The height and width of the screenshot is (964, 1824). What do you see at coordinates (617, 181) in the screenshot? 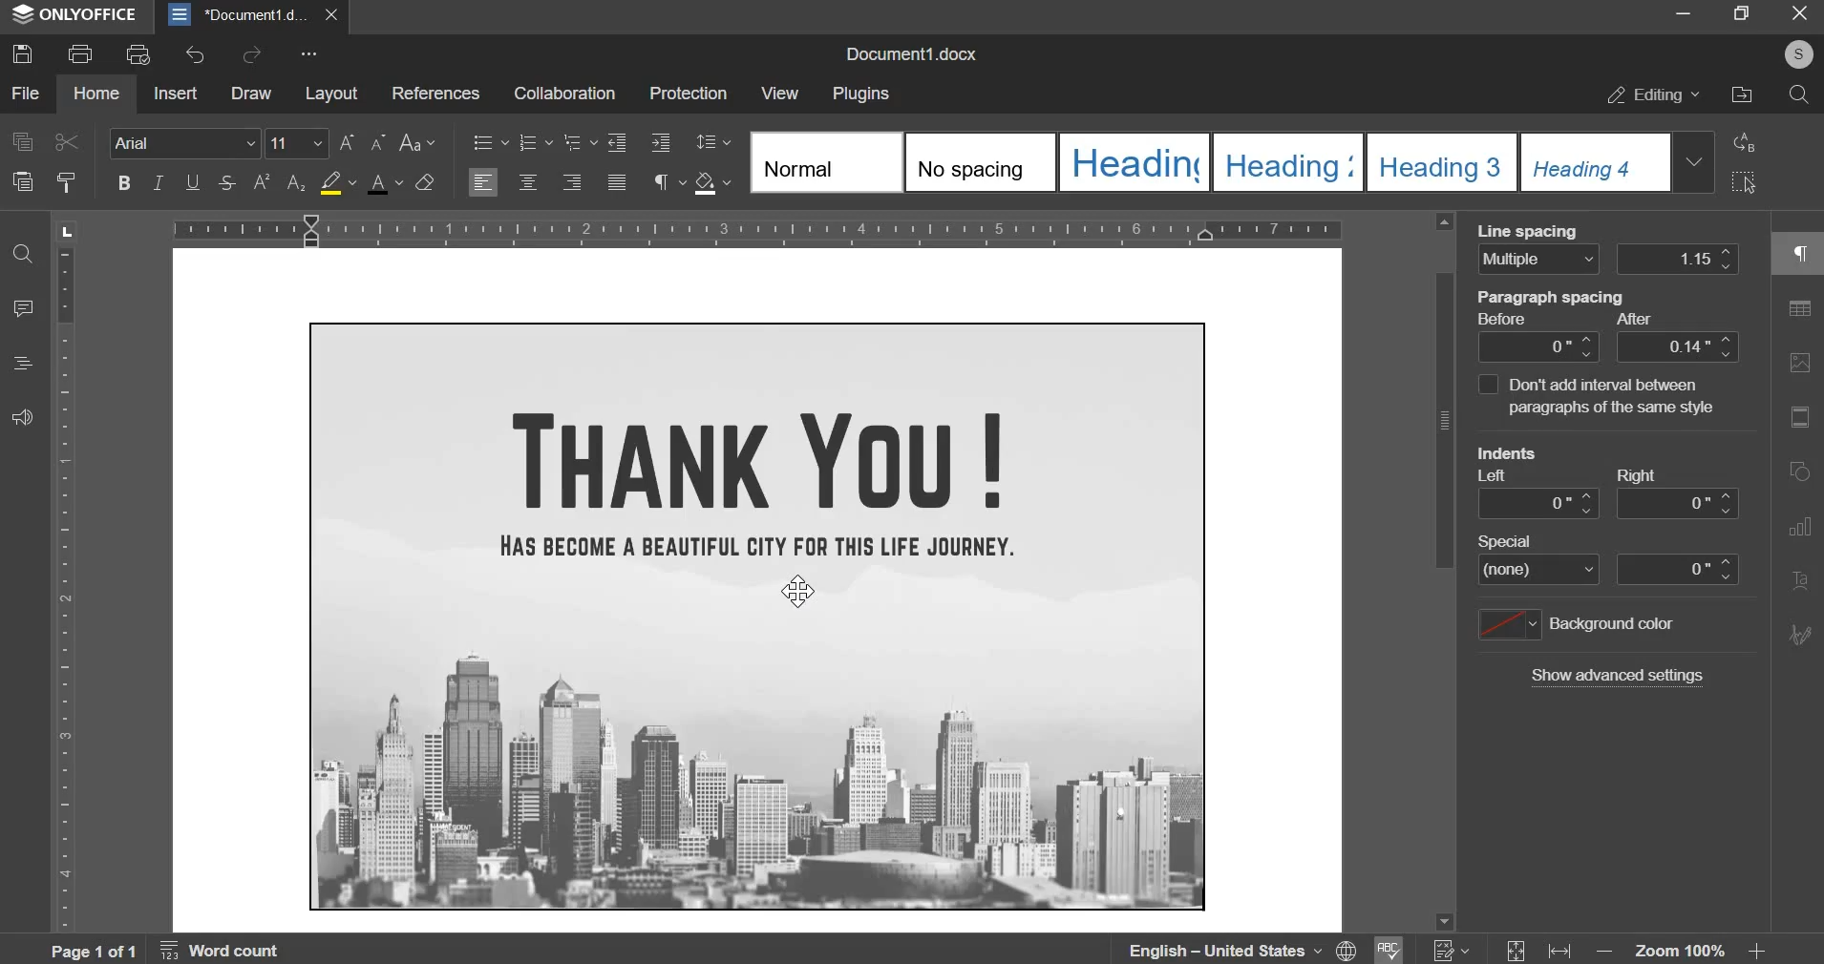
I see `justified` at bounding box center [617, 181].